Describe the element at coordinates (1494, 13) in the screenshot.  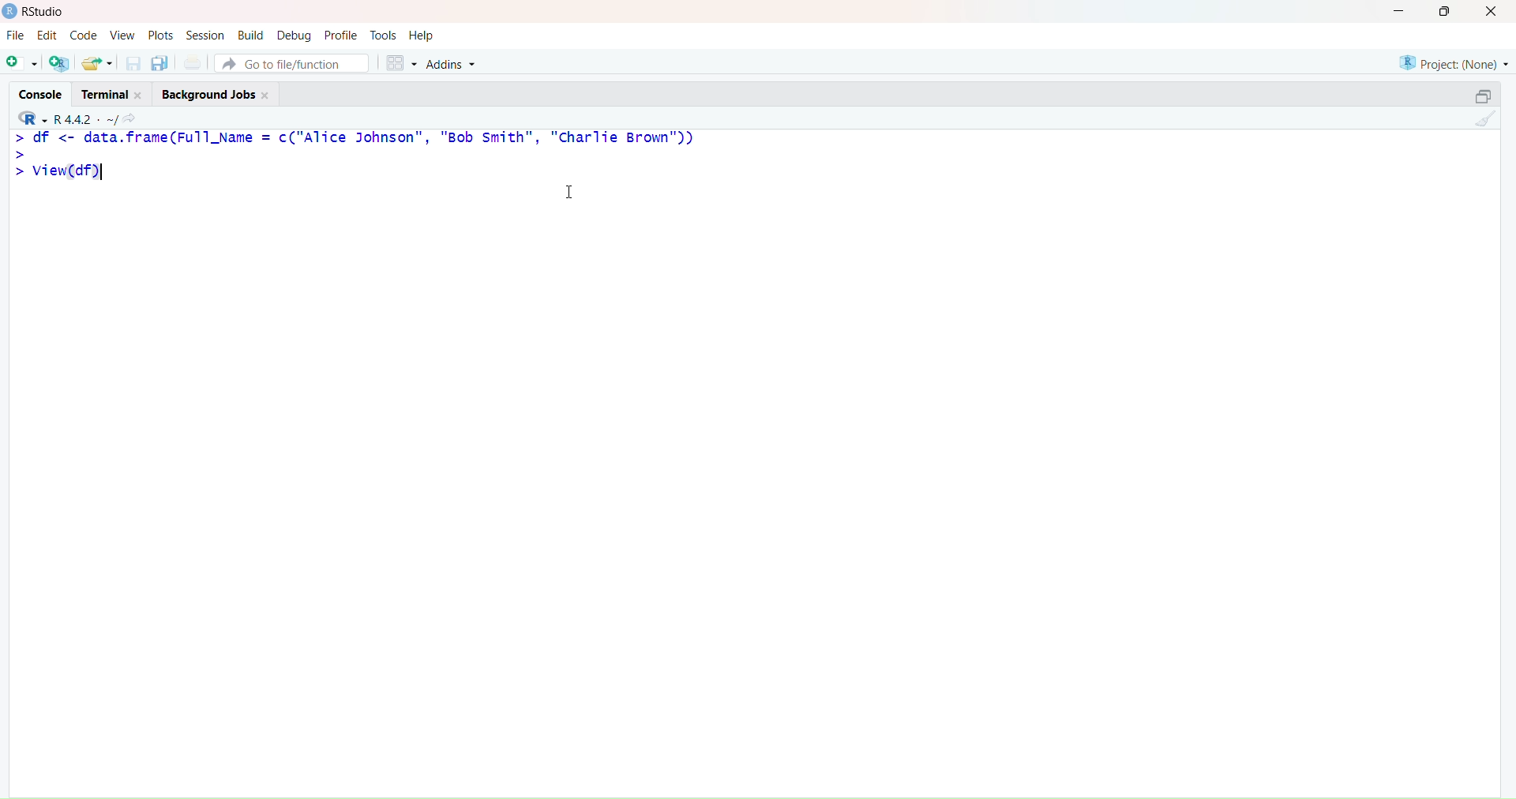
I see `Close` at that location.